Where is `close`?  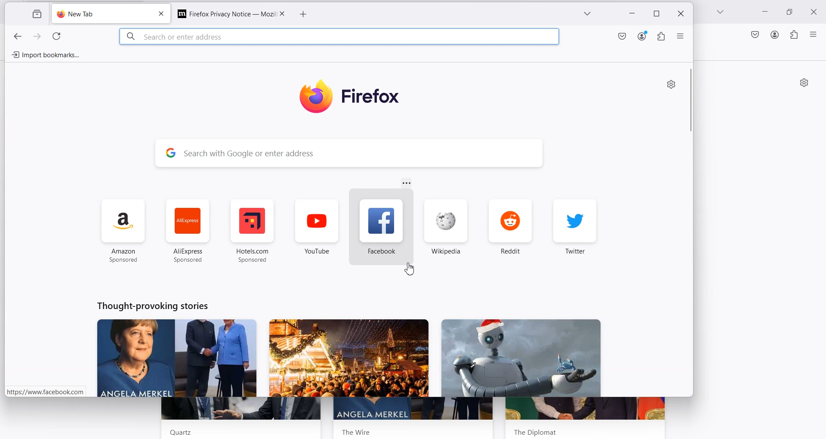
close is located at coordinates (160, 15).